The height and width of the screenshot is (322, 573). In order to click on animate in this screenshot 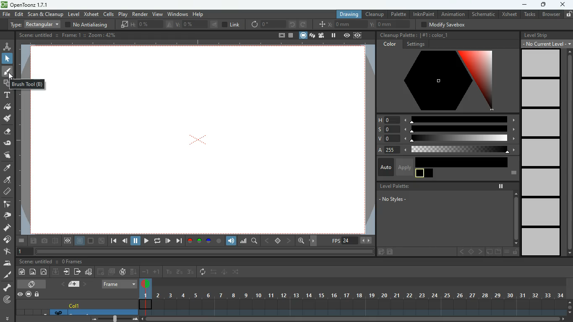, I will do `click(225, 273)`.